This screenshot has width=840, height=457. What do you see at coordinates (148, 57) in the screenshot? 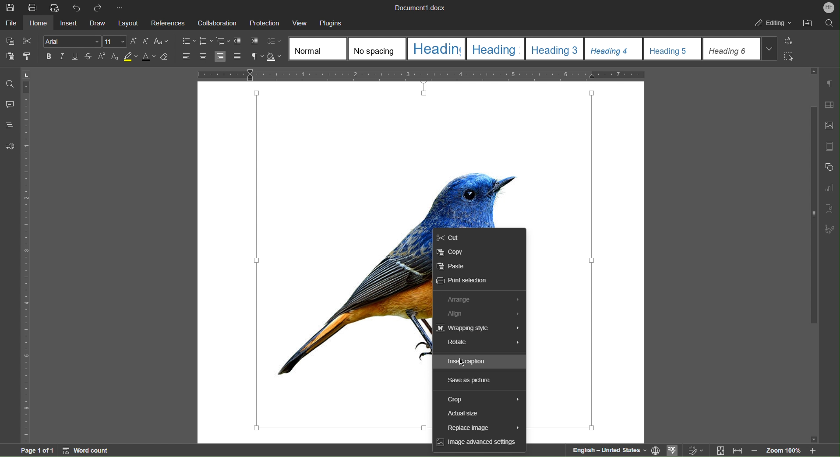
I see `Font Color` at bounding box center [148, 57].